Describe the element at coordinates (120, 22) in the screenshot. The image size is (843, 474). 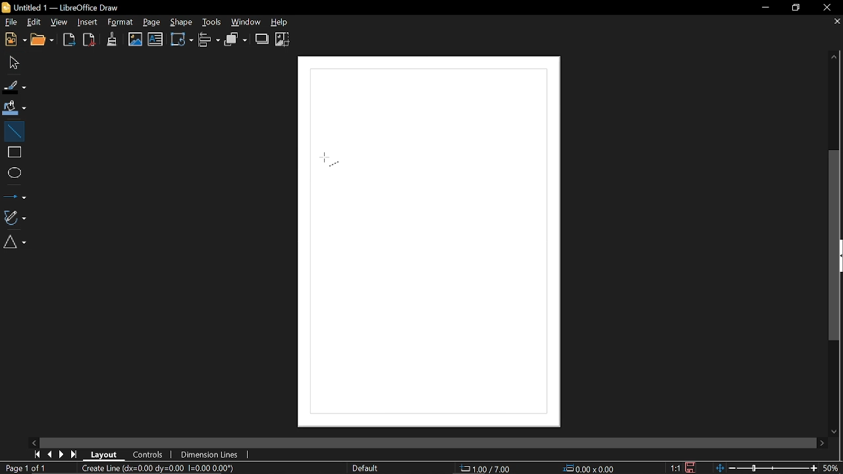
I see `Format` at that location.